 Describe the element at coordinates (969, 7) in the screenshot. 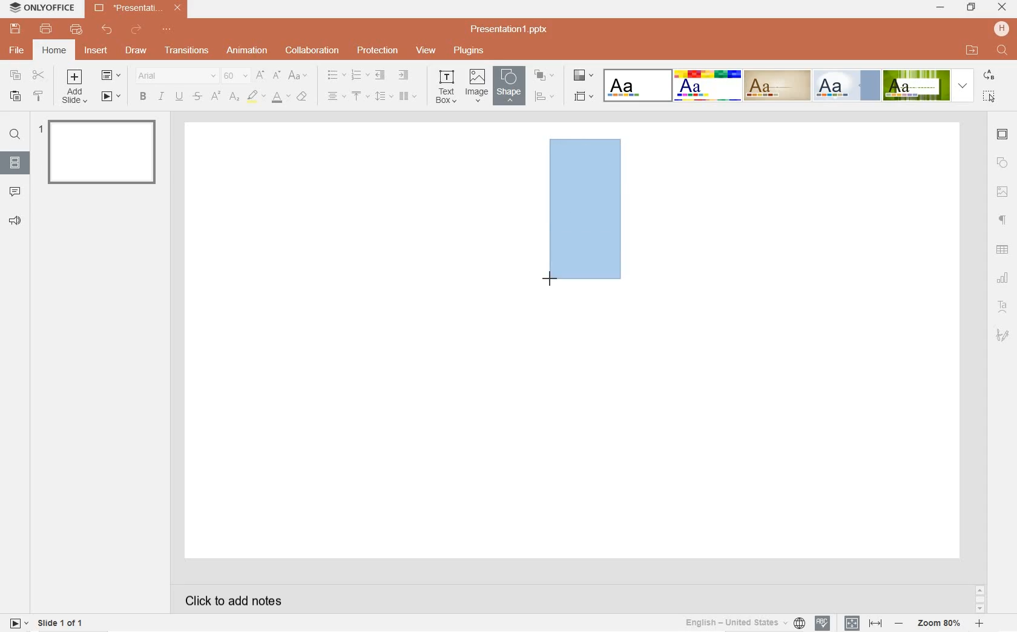

I see `RESTORE` at that location.